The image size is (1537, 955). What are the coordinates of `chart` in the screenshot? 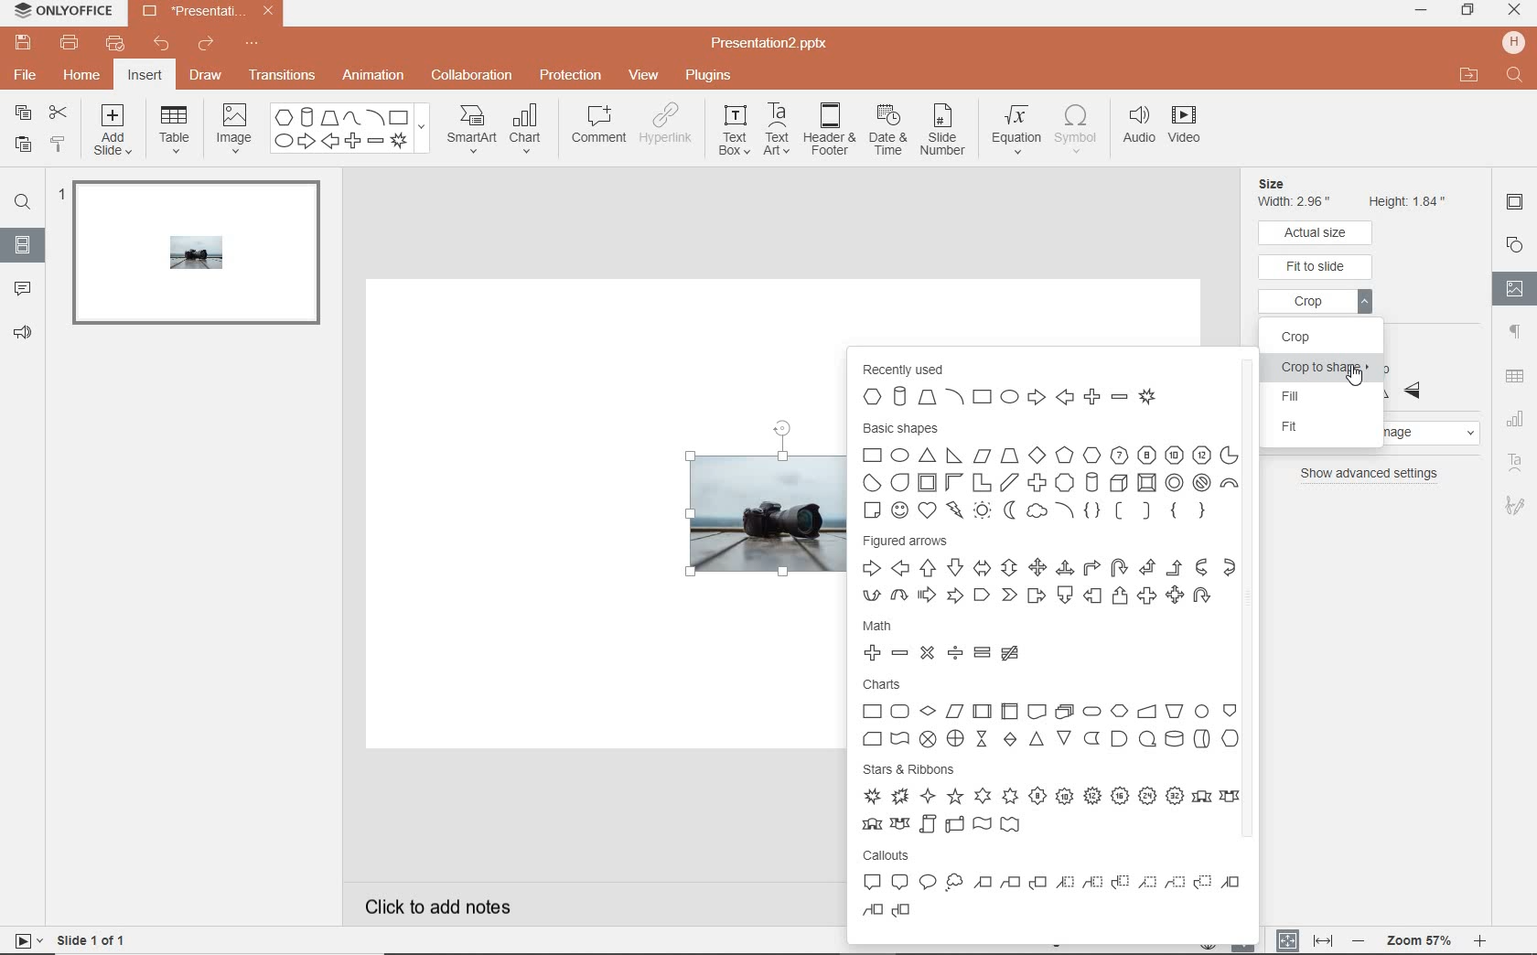 It's located at (1517, 417).